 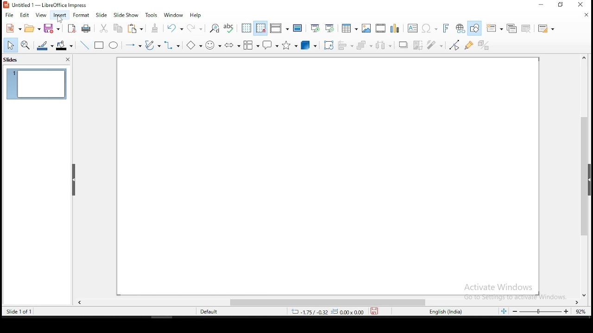 What do you see at coordinates (66, 45) in the screenshot?
I see `fill color` at bounding box center [66, 45].